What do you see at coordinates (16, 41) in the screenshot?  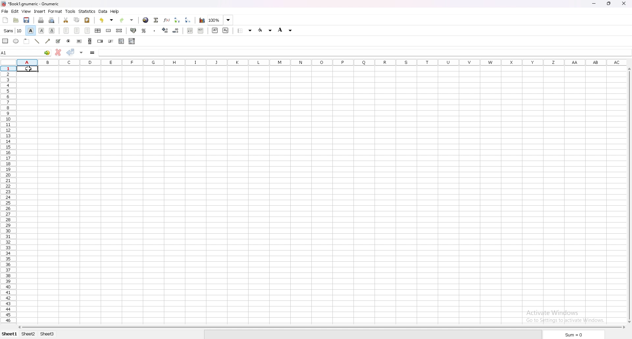 I see `ellipse` at bounding box center [16, 41].